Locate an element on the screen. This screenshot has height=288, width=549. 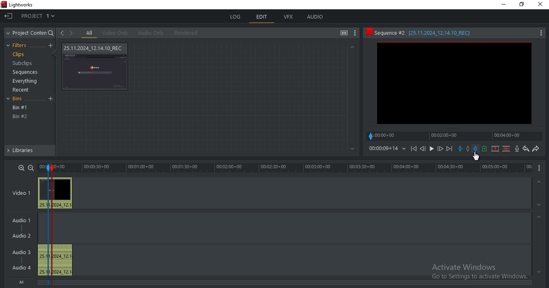
video is located at coordinates (56, 193).